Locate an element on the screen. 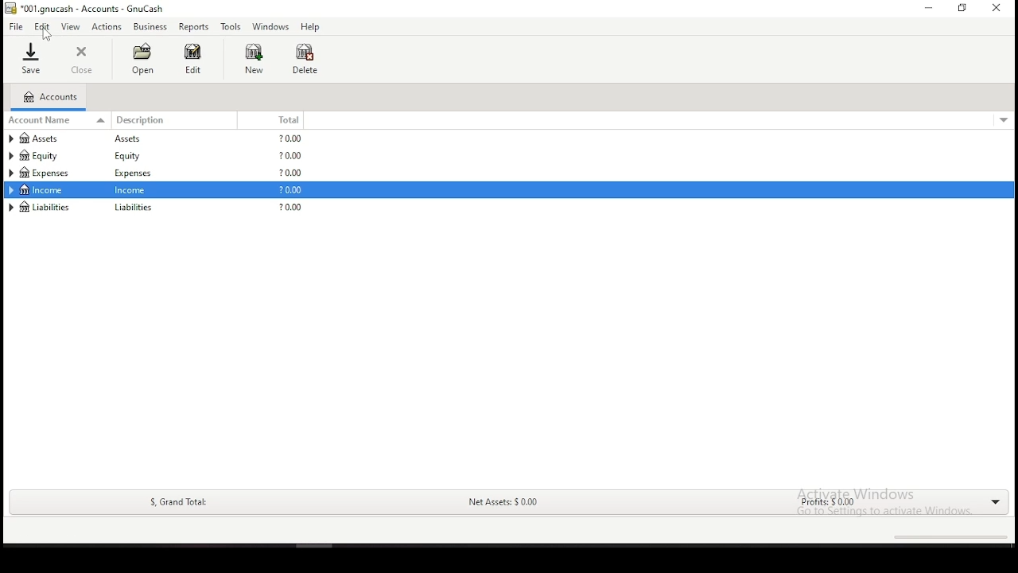 The width and height of the screenshot is (1018, 573). assets is located at coordinates (135, 139).